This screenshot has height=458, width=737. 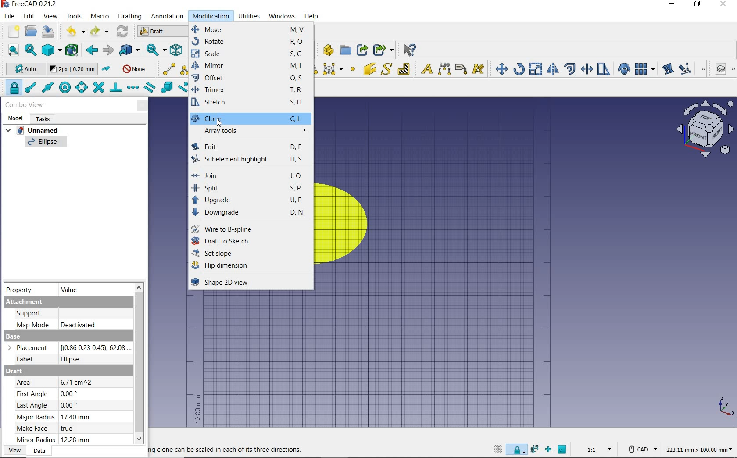 What do you see at coordinates (65, 88) in the screenshot?
I see `snap center` at bounding box center [65, 88].